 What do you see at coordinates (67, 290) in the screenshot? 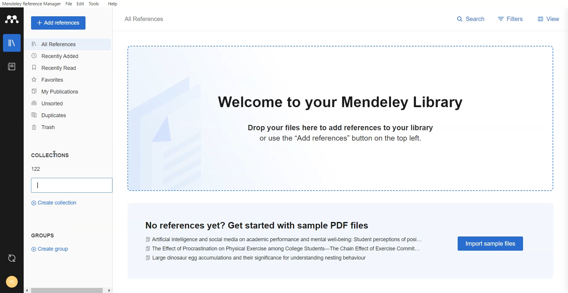
I see `Scroll bar` at bounding box center [67, 290].